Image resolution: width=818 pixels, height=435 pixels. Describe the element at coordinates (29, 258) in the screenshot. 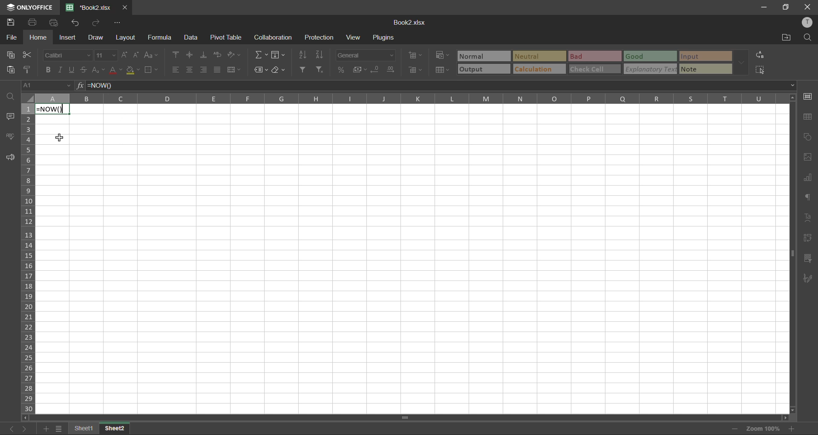

I see `row numbers` at that location.